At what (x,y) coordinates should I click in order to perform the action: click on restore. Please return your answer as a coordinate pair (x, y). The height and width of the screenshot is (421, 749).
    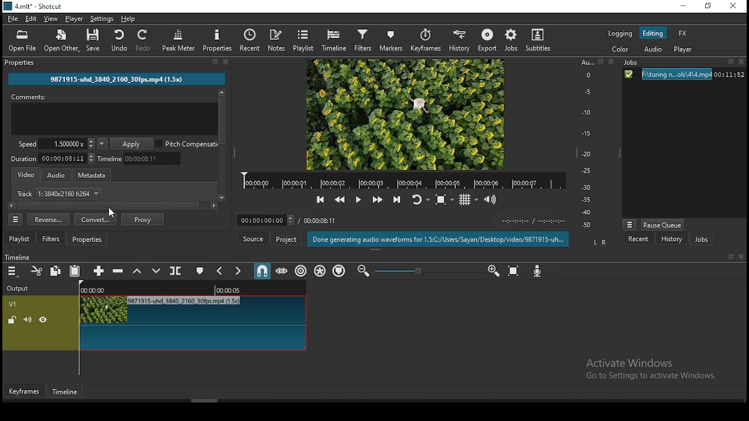
    Looking at the image, I should click on (710, 7).